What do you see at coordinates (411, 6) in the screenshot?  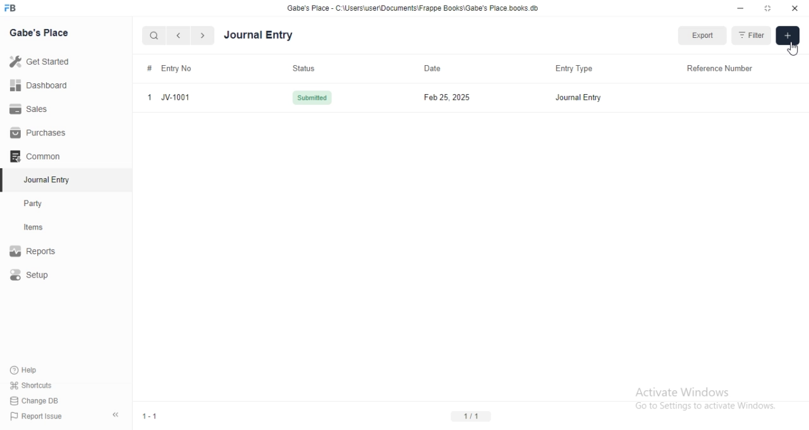 I see `‘Gabe's Place - C\Users\useriDocuments\Frappe Books\Gabe's Place books. db` at bounding box center [411, 6].